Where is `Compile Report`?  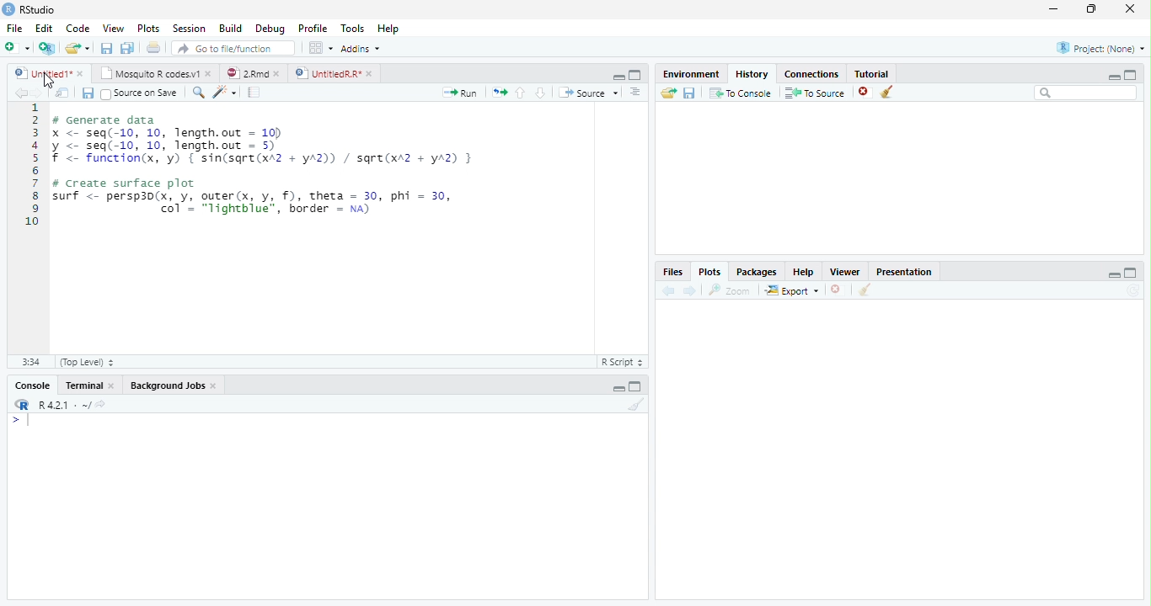 Compile Report is located at coordinates (254, 92).